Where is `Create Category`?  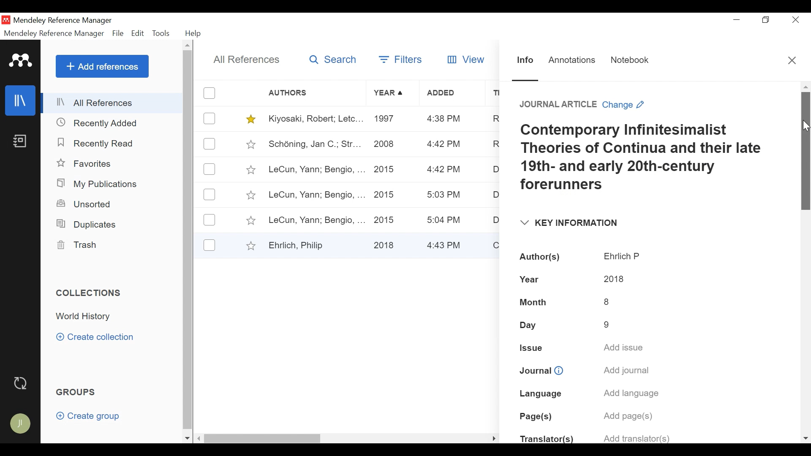 Create Category is located at coordinates (97, 337).